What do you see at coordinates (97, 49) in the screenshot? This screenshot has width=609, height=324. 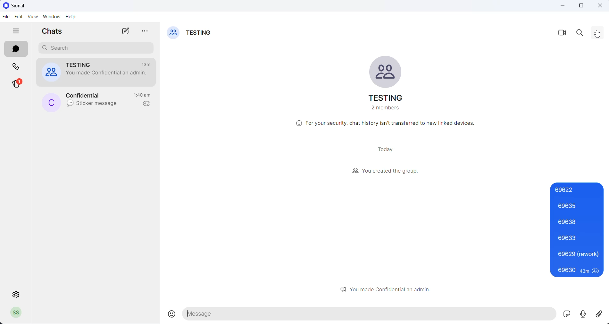 I see `search for chat` at bounding box center [97, 49].